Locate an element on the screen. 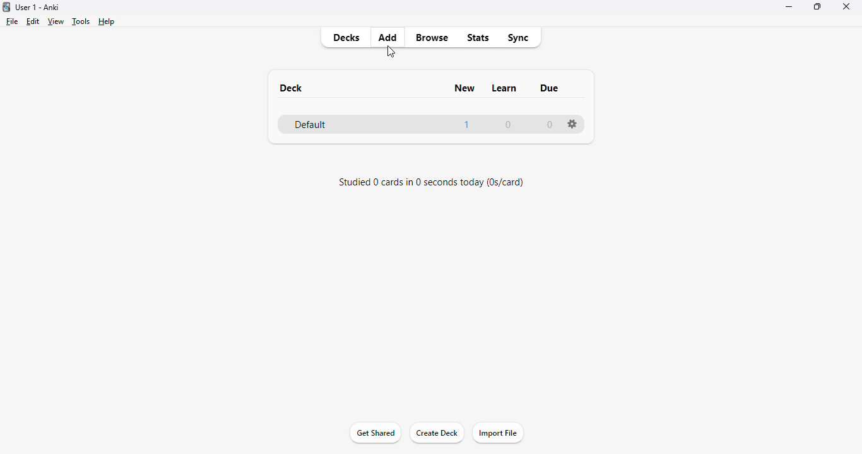  settings is located at coordinates (572, 124).